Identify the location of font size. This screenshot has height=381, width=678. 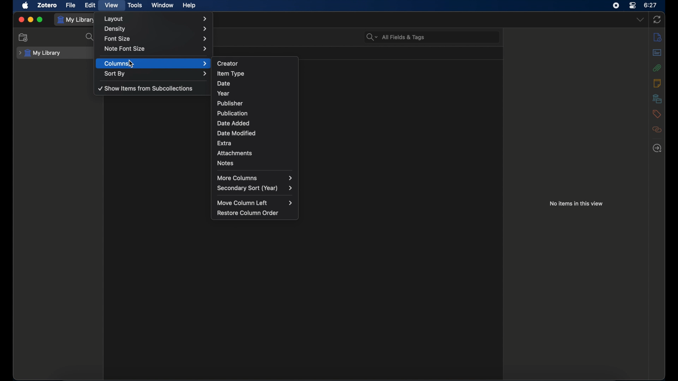
(156, 38).